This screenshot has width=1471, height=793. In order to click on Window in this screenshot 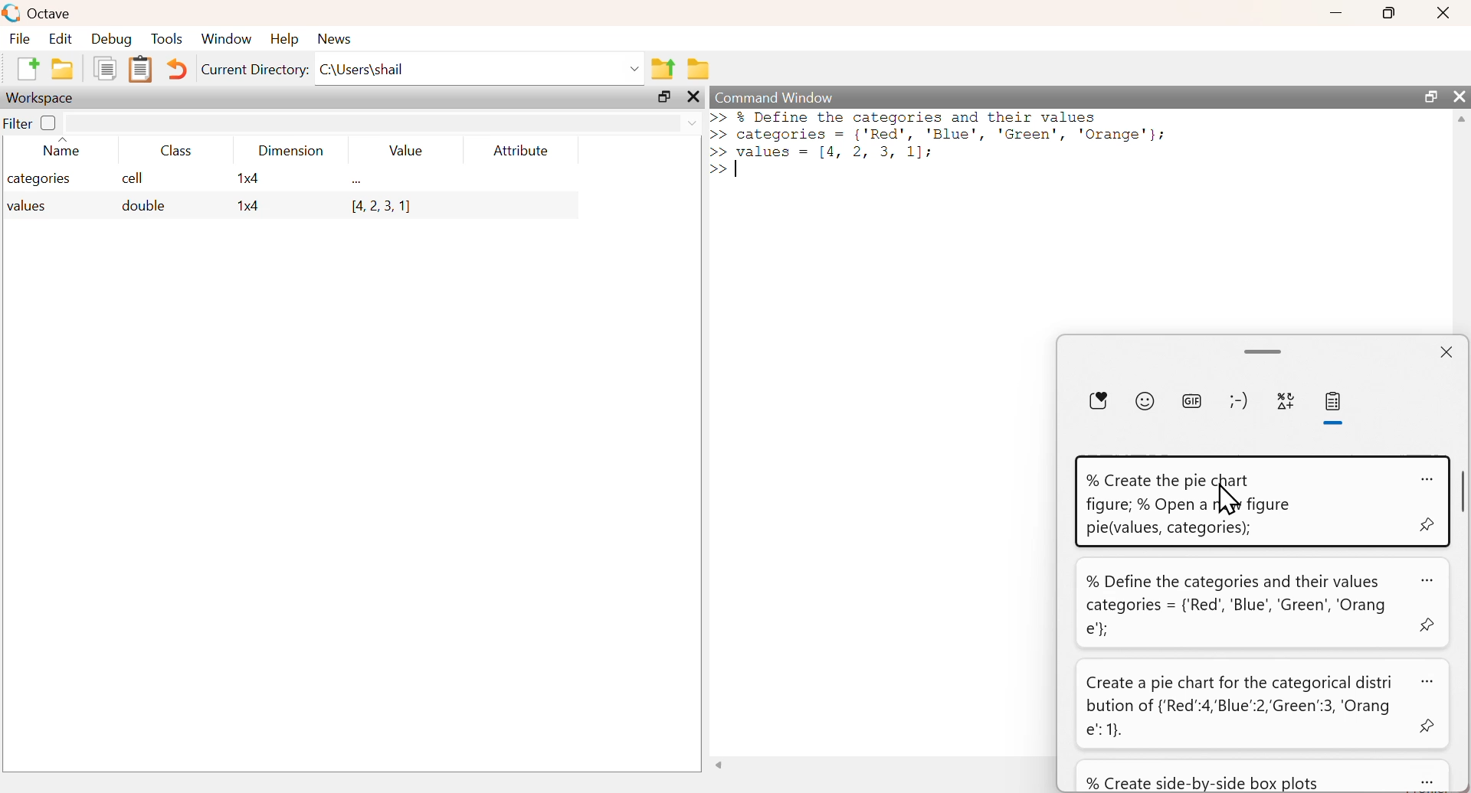, I will do `click(227, 39)`.